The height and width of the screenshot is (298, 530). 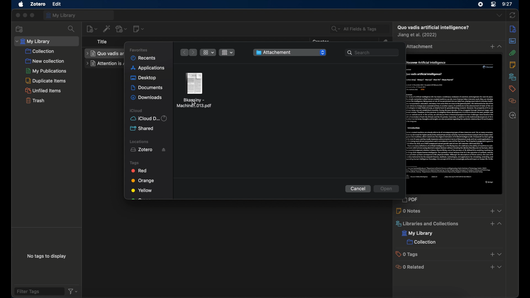 What do you see at coordinates (501, 223) in the screenshot?
I see `dropdown menu opened` at bounding box center [501, 223].